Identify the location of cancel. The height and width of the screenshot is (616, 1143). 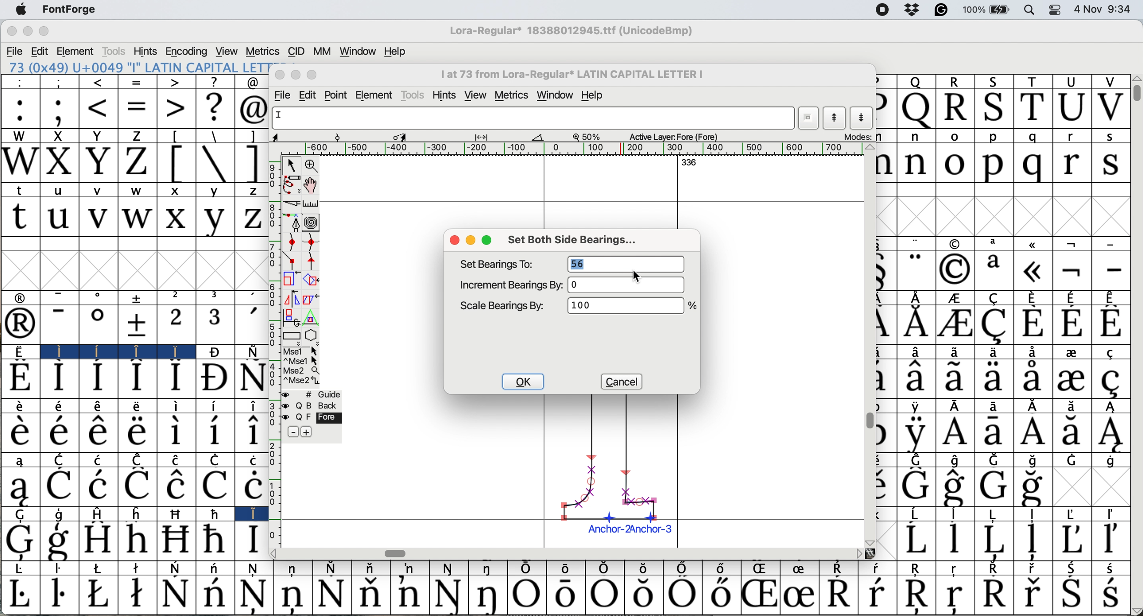
(620, 381).